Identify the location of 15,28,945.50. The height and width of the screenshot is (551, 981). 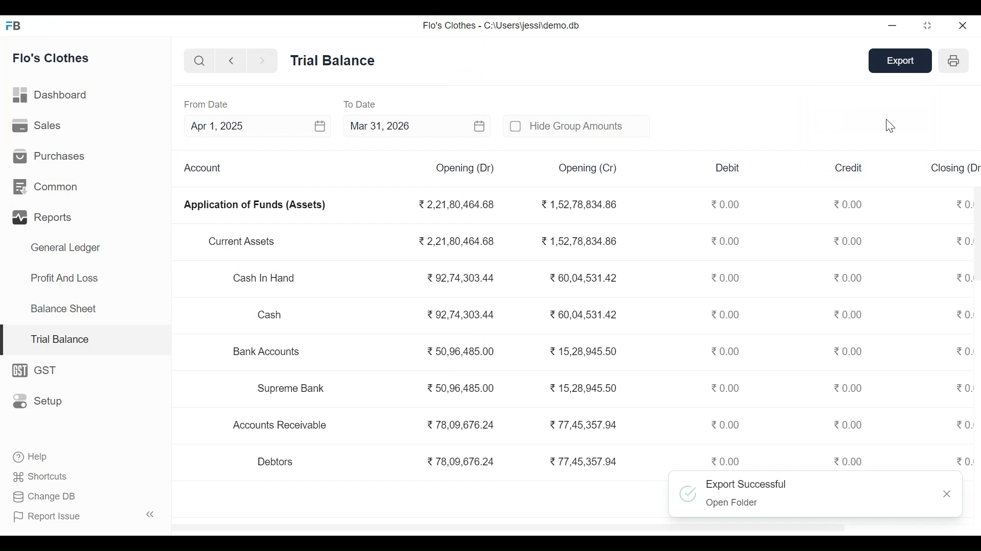
(585, 388).